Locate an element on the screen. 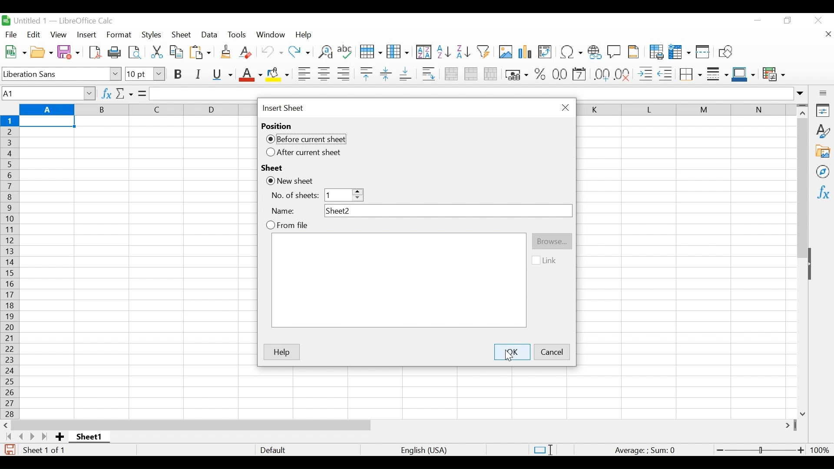  Find and Replace is located at coordinates (324, 52).